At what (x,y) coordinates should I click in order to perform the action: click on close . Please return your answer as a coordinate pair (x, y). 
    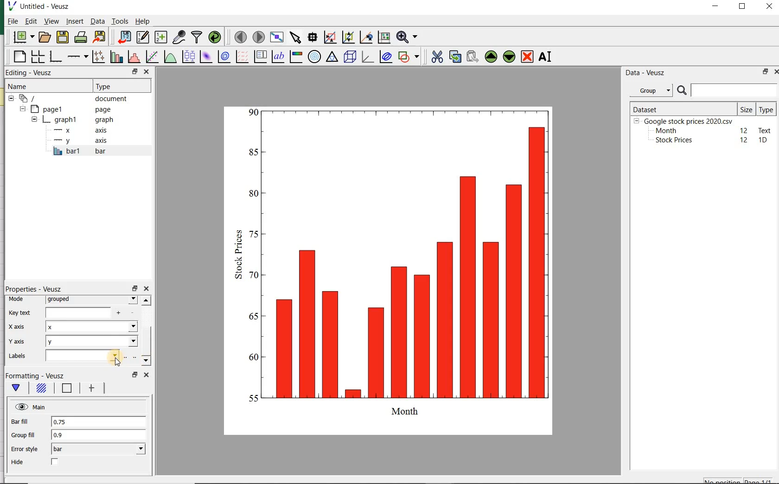
    Looking at the image, I should click on (779, 72).